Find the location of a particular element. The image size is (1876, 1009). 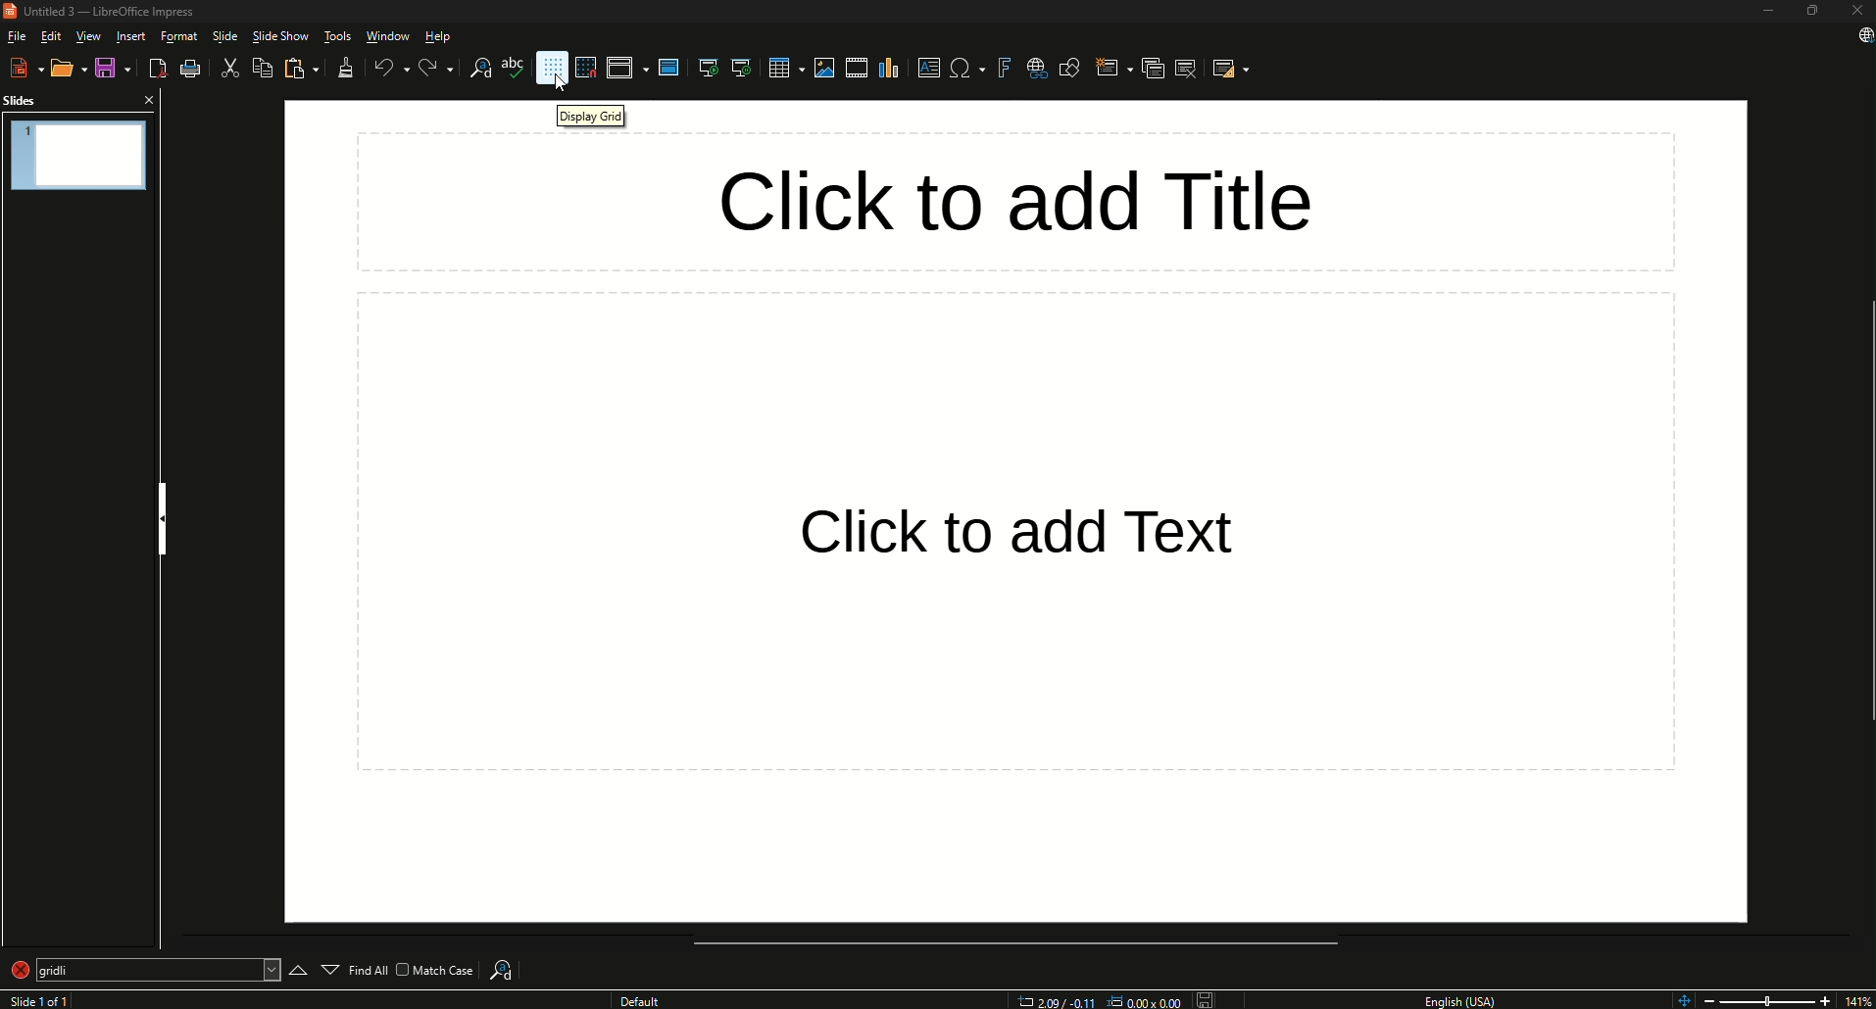

Master slide is located at coordinates (667, 69).